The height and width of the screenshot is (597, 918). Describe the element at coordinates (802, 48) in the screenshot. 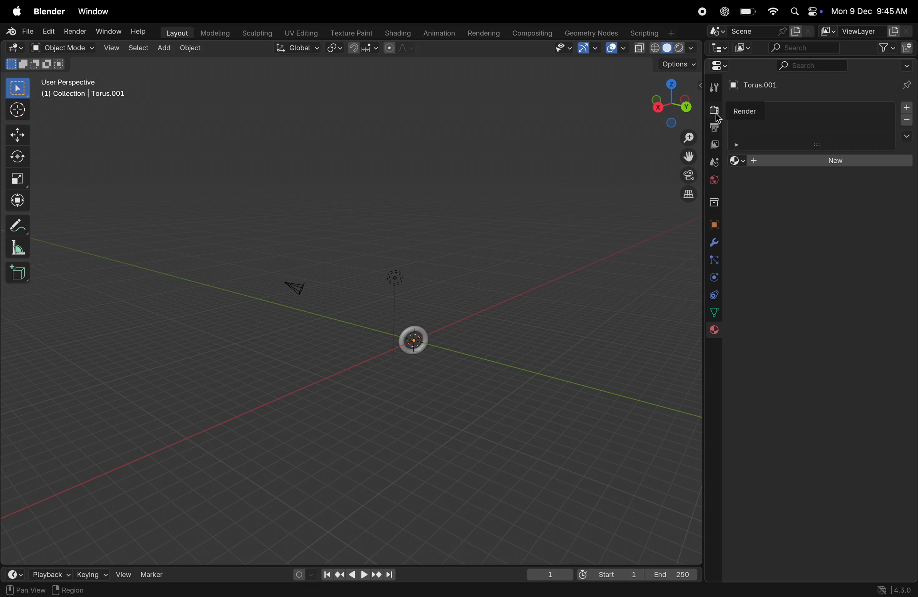

I see `search` at that location.